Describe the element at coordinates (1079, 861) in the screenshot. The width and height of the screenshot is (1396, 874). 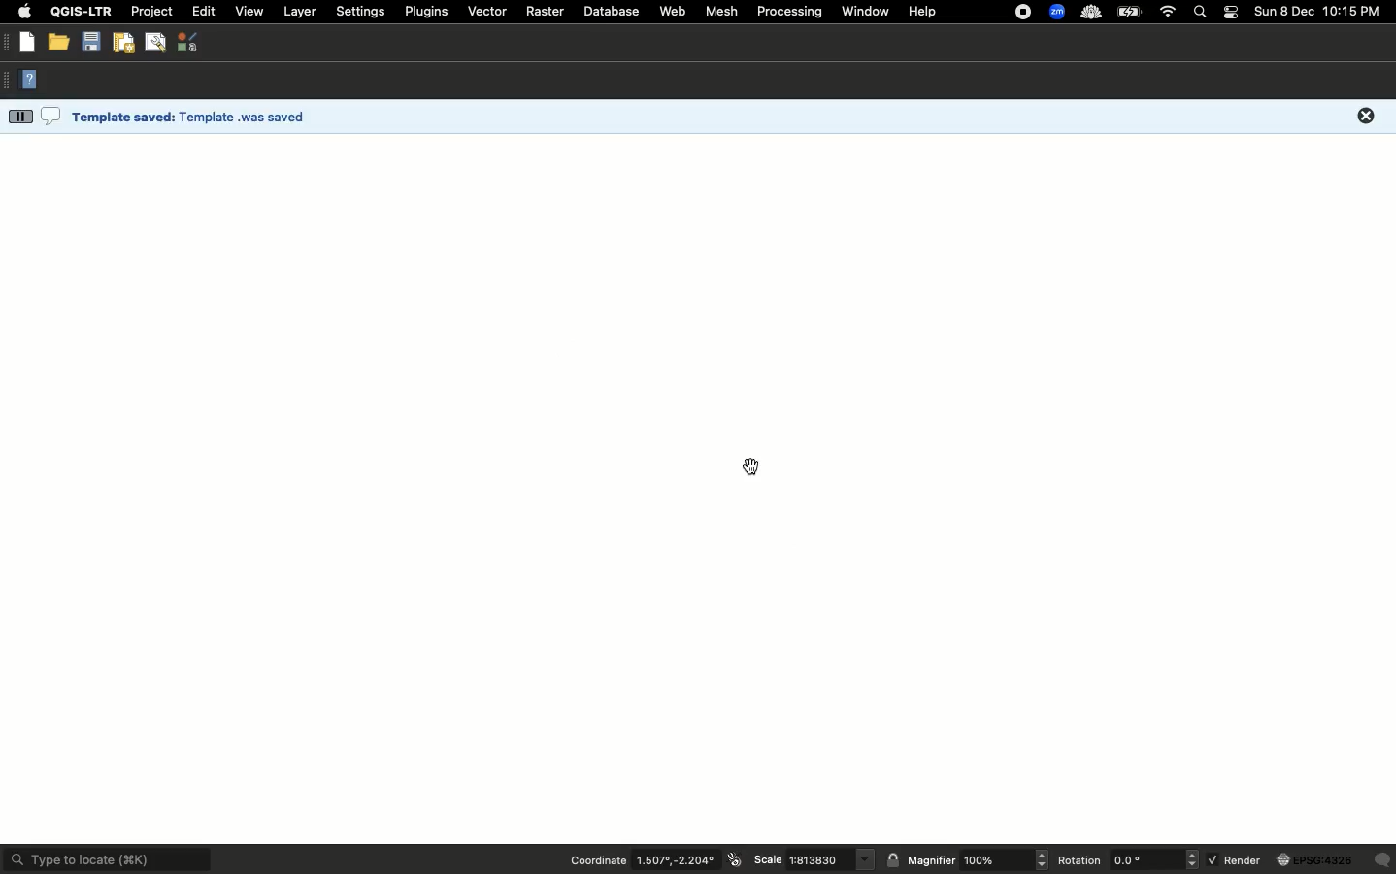
I see `Rotation` at that location.